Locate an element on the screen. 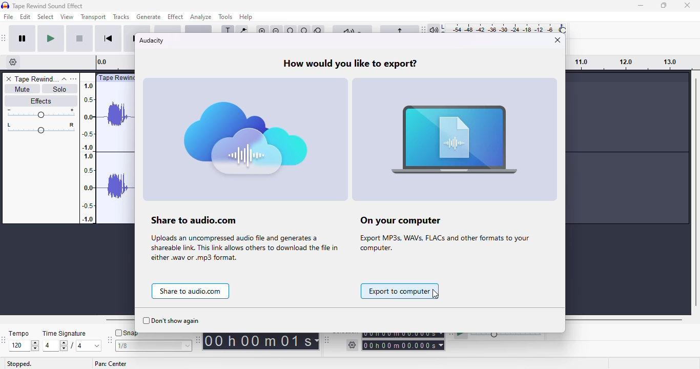 This screenshot has width=700, height=369. Export MP3s, WAVs, FLACs and other formats to your computer. is located at coordinates (442, 244).